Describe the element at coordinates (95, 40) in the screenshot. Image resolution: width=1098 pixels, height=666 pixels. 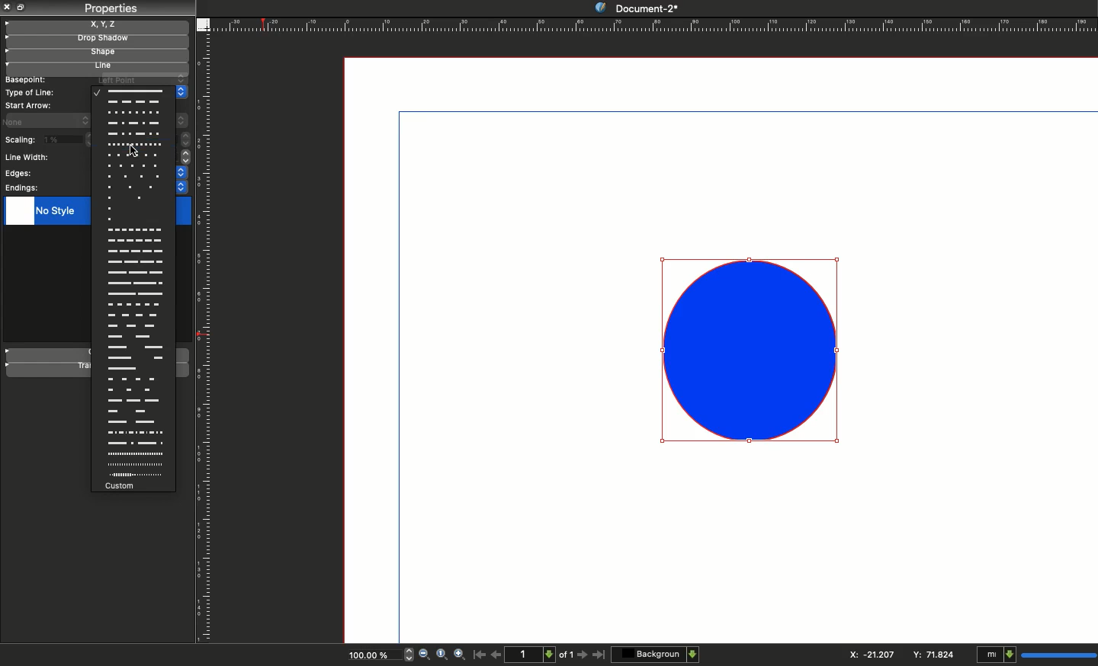
I see `Drop shadow` at that location.